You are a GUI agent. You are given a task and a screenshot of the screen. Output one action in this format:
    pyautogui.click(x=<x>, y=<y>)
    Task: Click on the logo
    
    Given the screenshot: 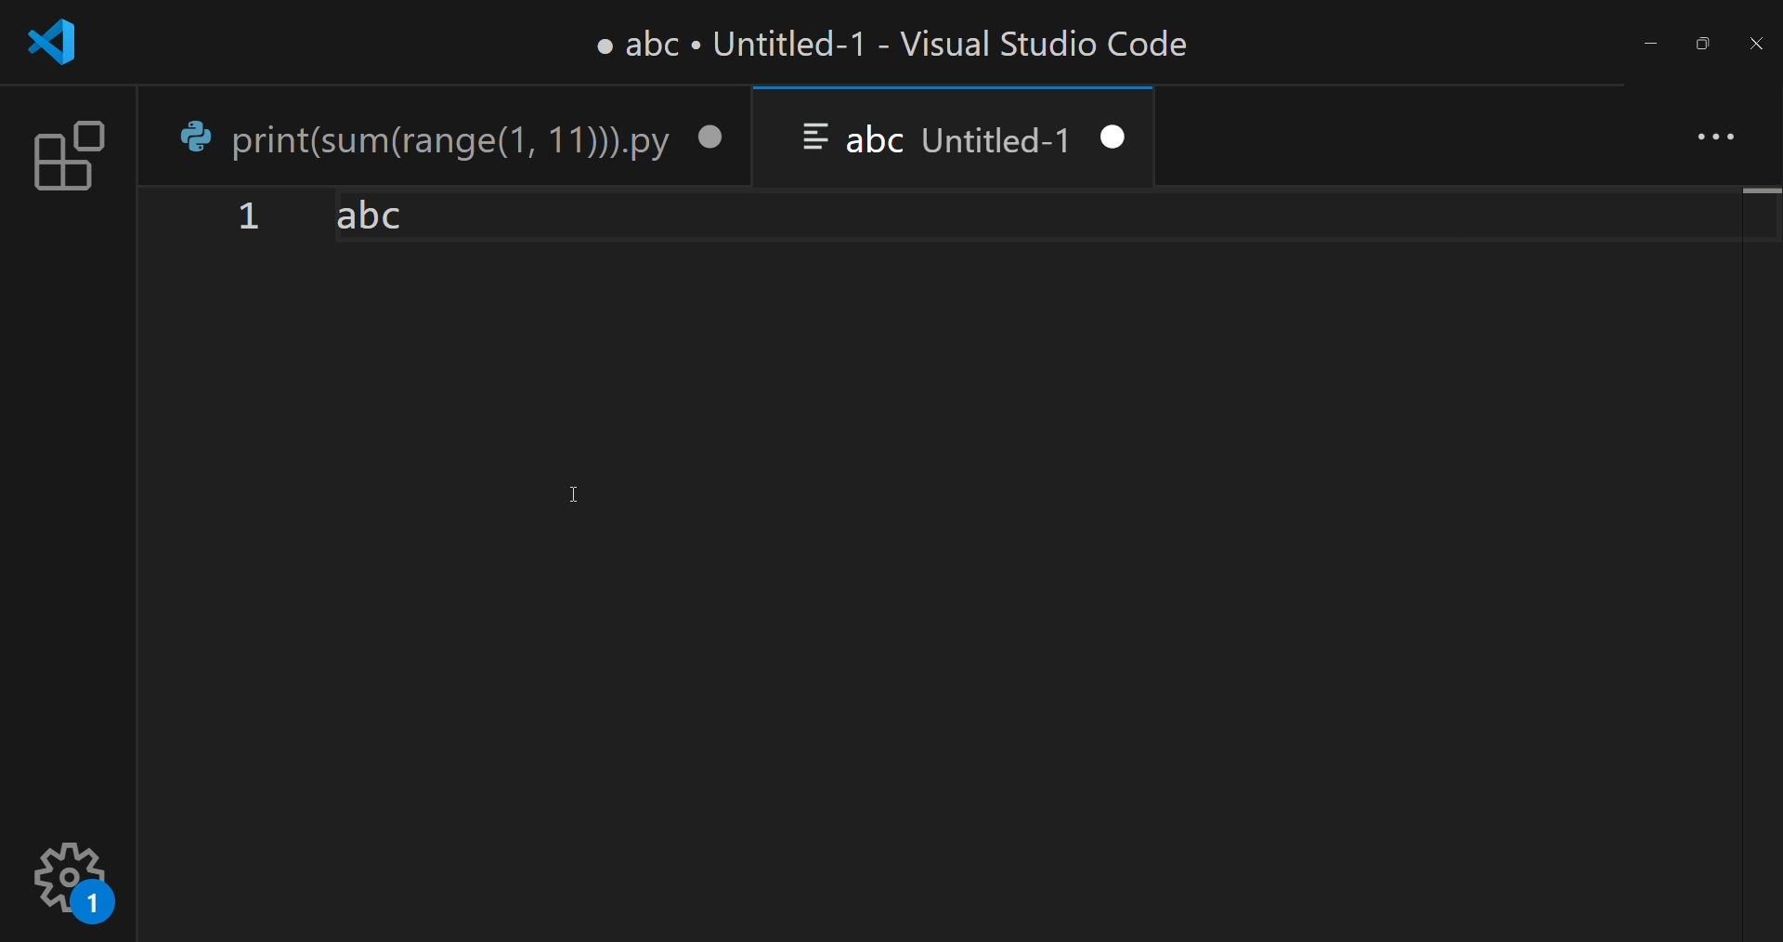 What is the action you would take?
    pyautogui.click(x=56, y=45)
    